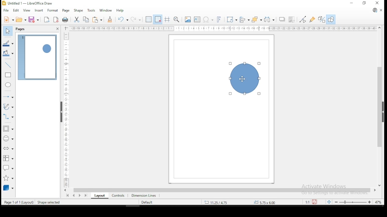 The width and height of the screenshot is (387, 217). Describe the element at coordinates (257, 19) in the screenshot. I see `arrange` at that location.